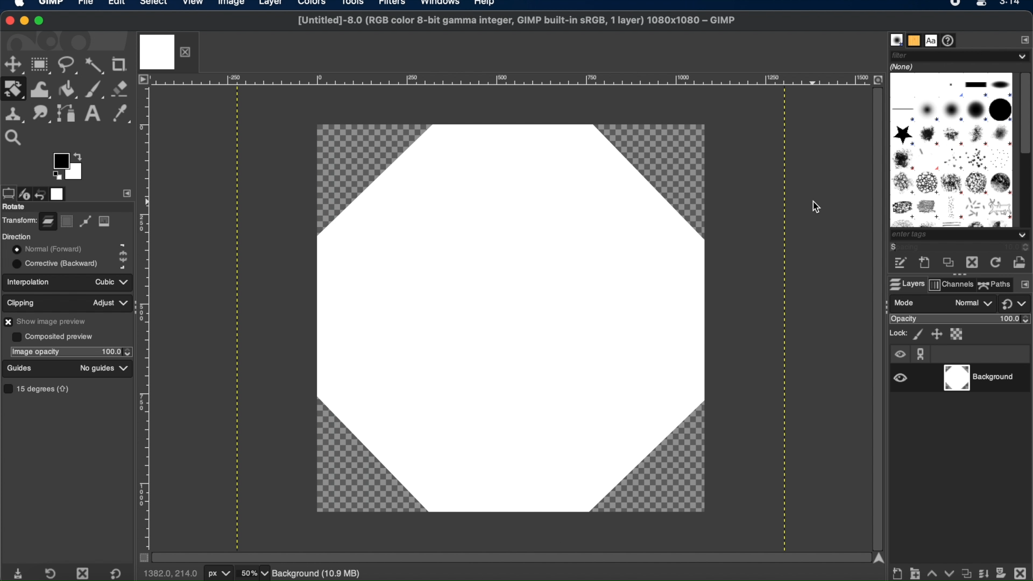 The image size is (1033, 581). Describe the element at coordinates (41, 22) in the screenshot. I see `maximize` at that location.